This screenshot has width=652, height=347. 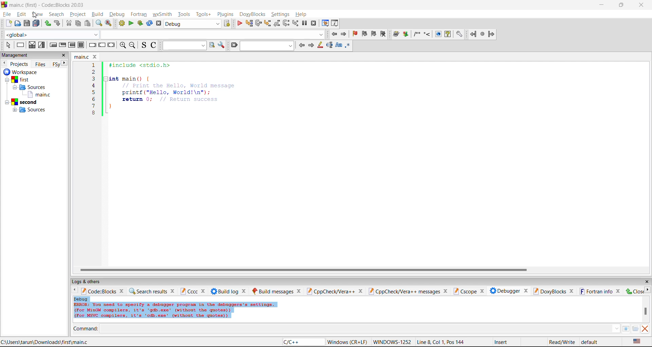 What do you see at coordinates (34, 110) in the screenshot?
I see `Sources` at bounding box center [34, 110].